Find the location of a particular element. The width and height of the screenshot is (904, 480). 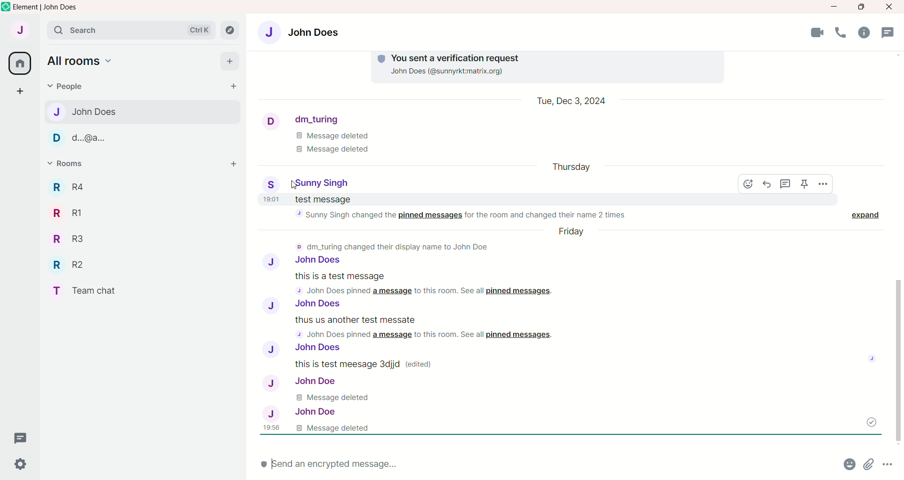

reply is located at coordinates (767, 184).